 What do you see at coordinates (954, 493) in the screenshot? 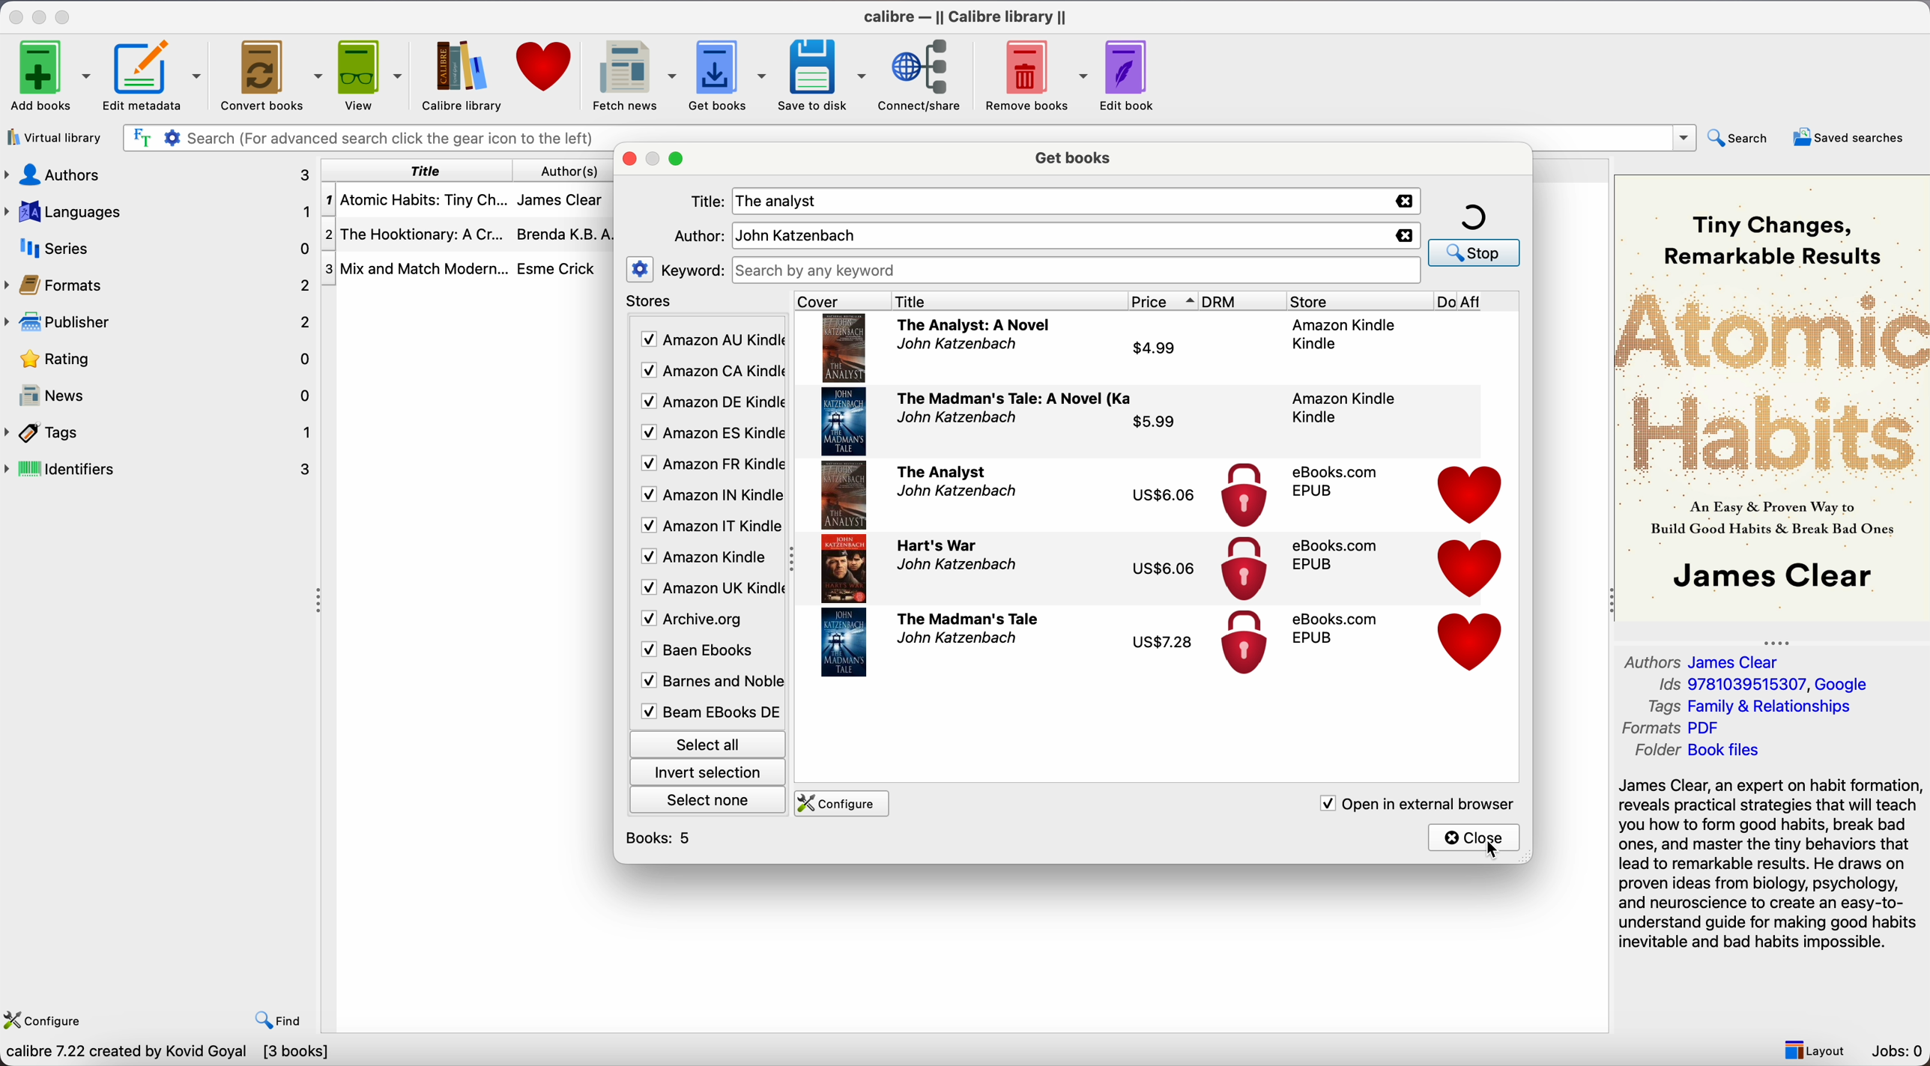
I see `John Katzenbach` at bounding box center [954, 493].